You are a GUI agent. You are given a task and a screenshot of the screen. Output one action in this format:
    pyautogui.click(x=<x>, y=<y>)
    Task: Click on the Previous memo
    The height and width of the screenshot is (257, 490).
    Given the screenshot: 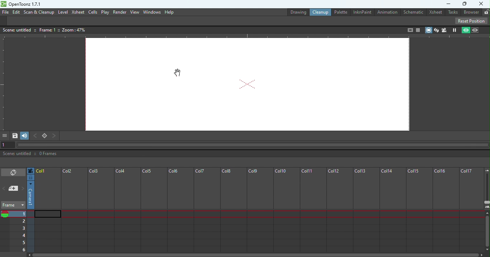 What is the action you would take?
    pyautogui.click(x=4, y=186)
    